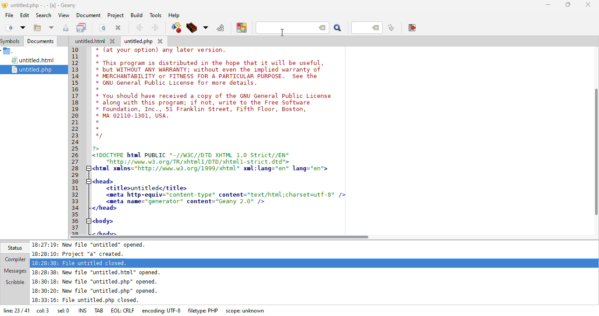 This screenshot has width=599, height=316. I want to click on * MERCHANTABILITY or FITNESS FOR A PARTICULAR PURPOSE.  See the, so click(210, 77).